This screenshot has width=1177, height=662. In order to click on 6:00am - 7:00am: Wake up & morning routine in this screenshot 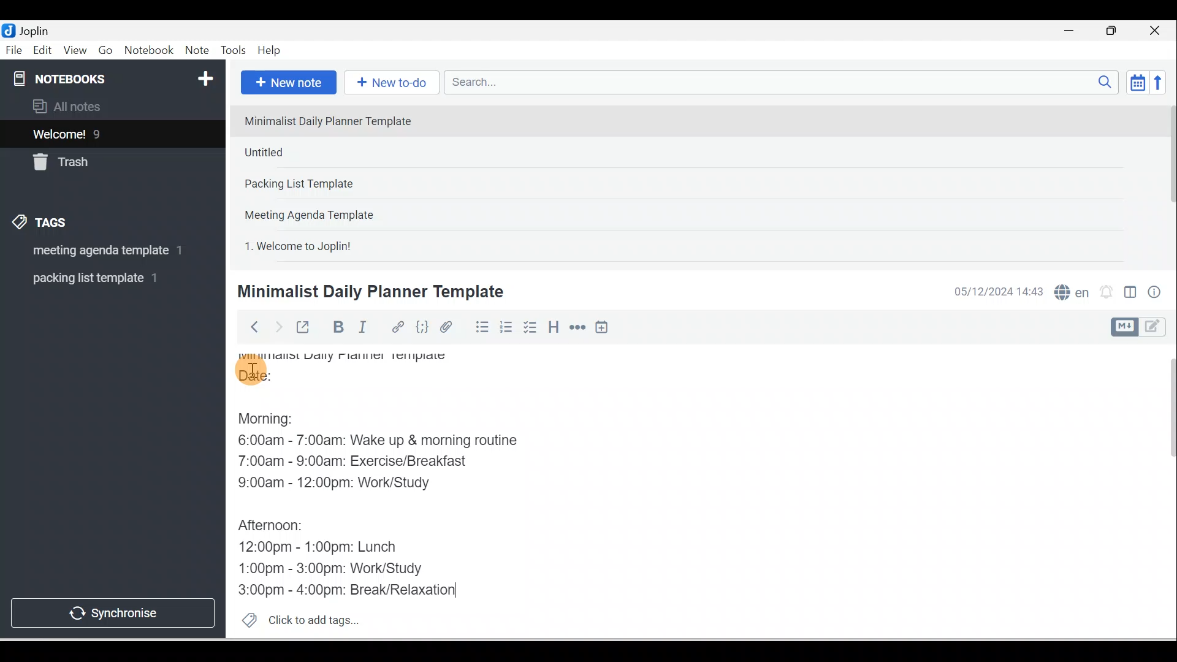, I will do `click(389, 441)`.